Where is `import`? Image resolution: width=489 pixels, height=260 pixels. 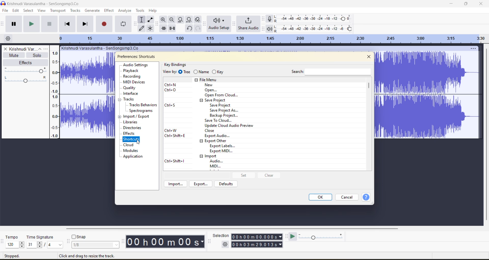 import is located at coordinates (176, 184).